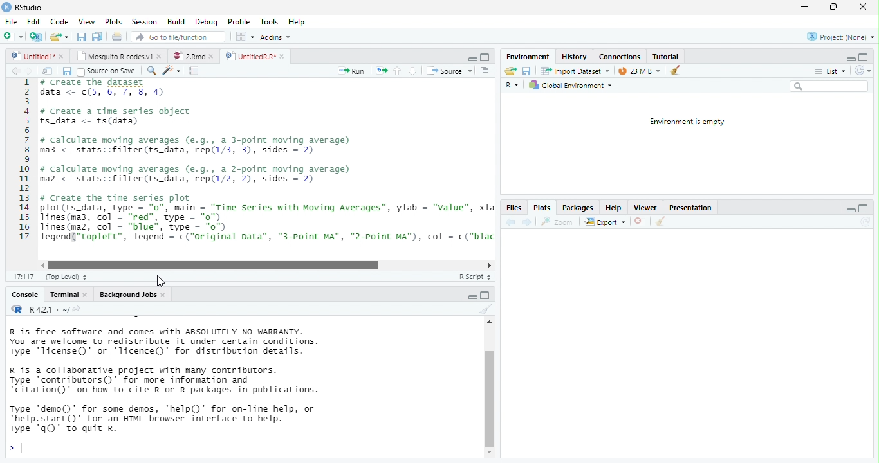  I want to click on scrollbar down, so click(490, 453).